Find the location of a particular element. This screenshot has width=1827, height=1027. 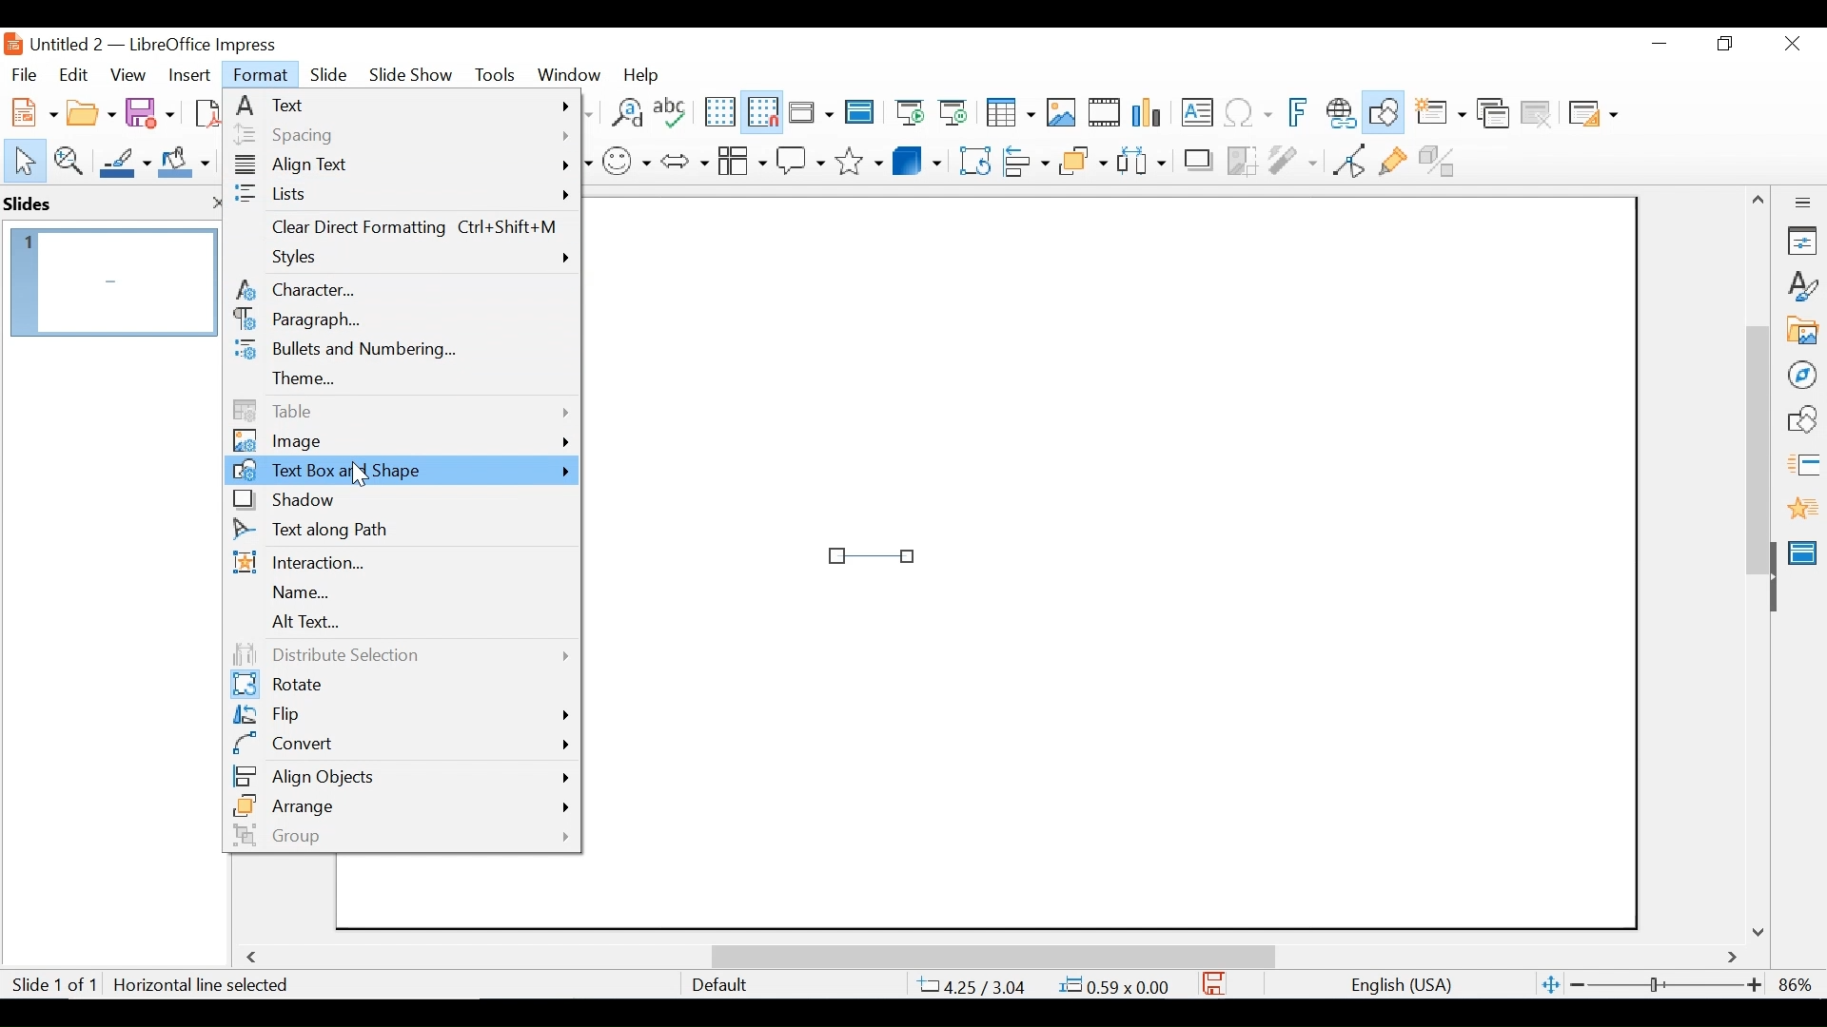

Alt Text is located at coordinates (399, 623).